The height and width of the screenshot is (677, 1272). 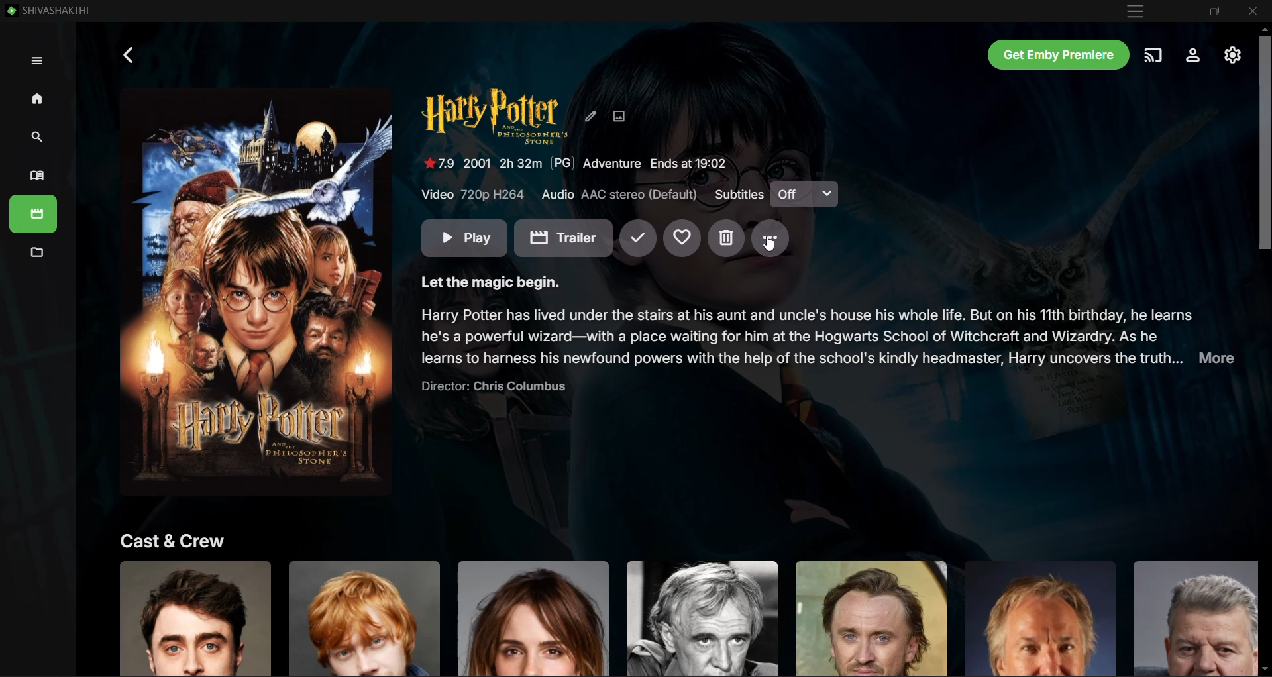 What do you see at coordinates (256, 293) in the screenshot?
I see `Movie Image - Click to Play` at bounding box center [256, 293].